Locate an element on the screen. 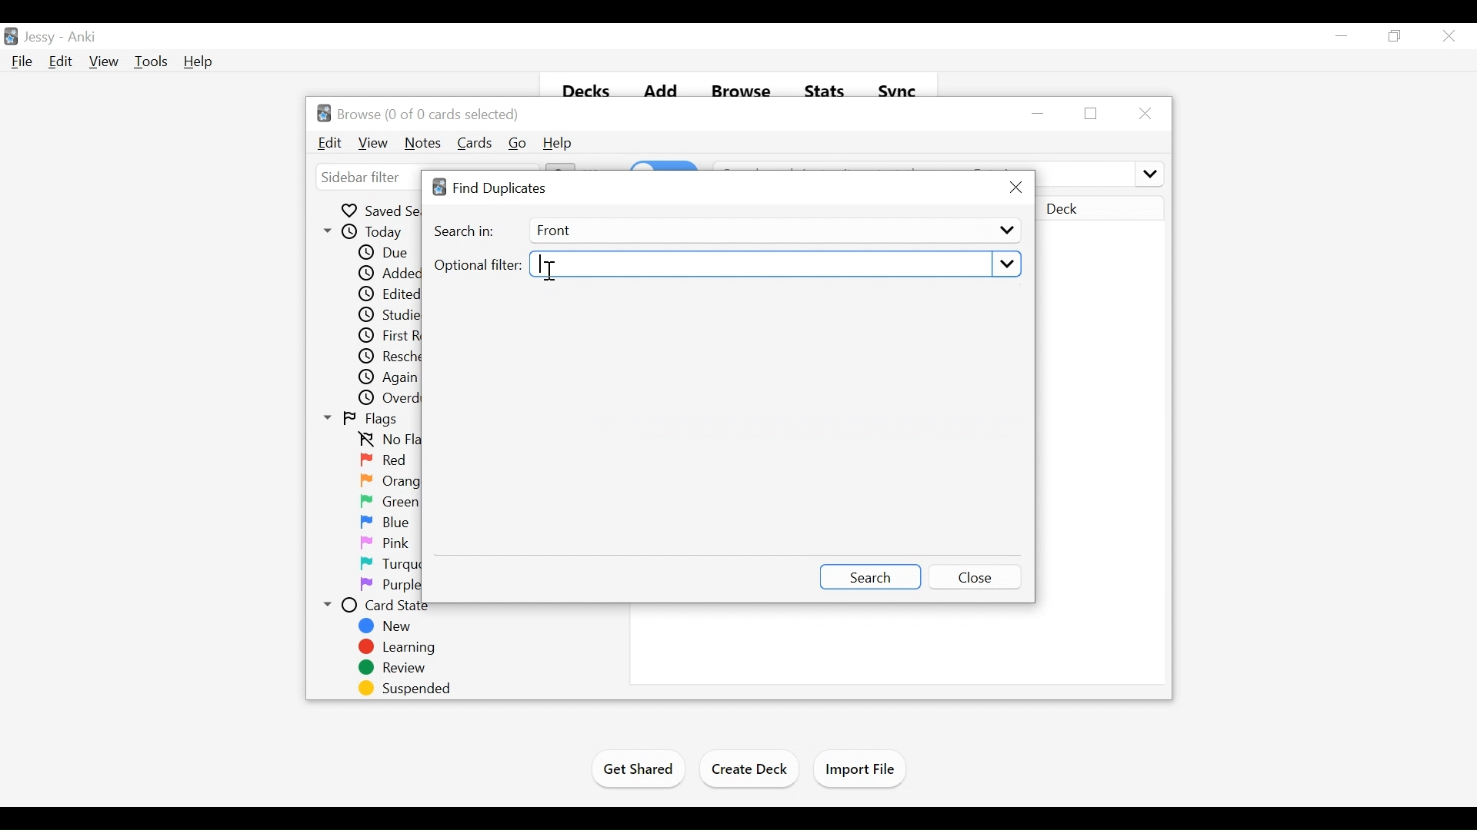 The height and width of the screenshot is (830, 1477). sidebar filter is located at coordinates (362, 178).